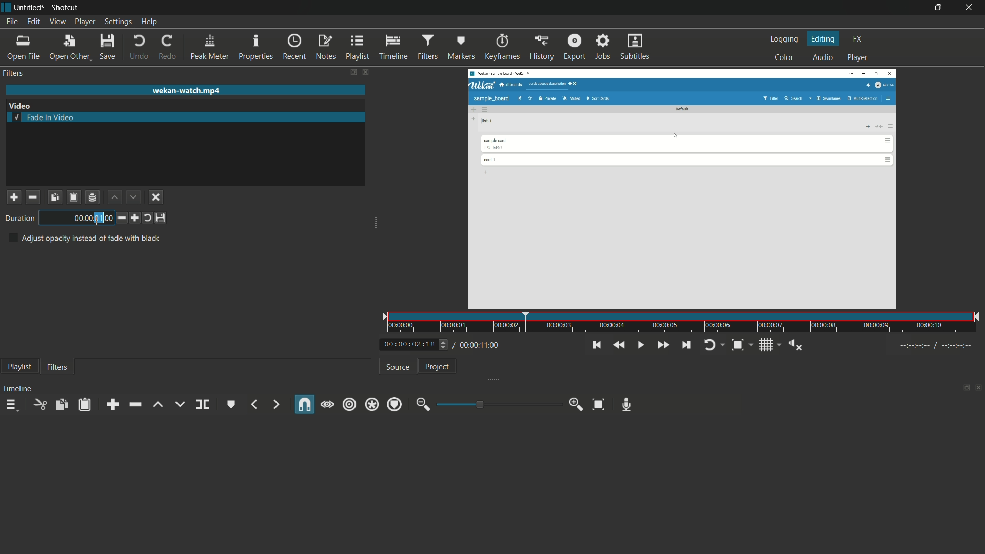  I want to click on current time, so click(405, 345).